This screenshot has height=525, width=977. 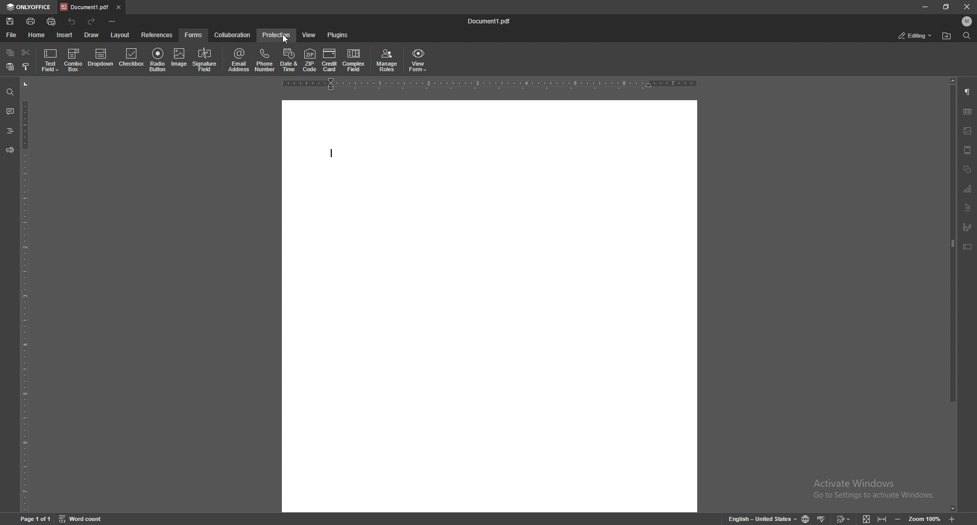 What do you see at coordinates (806, 518) in the screenshot?
I see `change doc language` at bounding box center [806, 518].